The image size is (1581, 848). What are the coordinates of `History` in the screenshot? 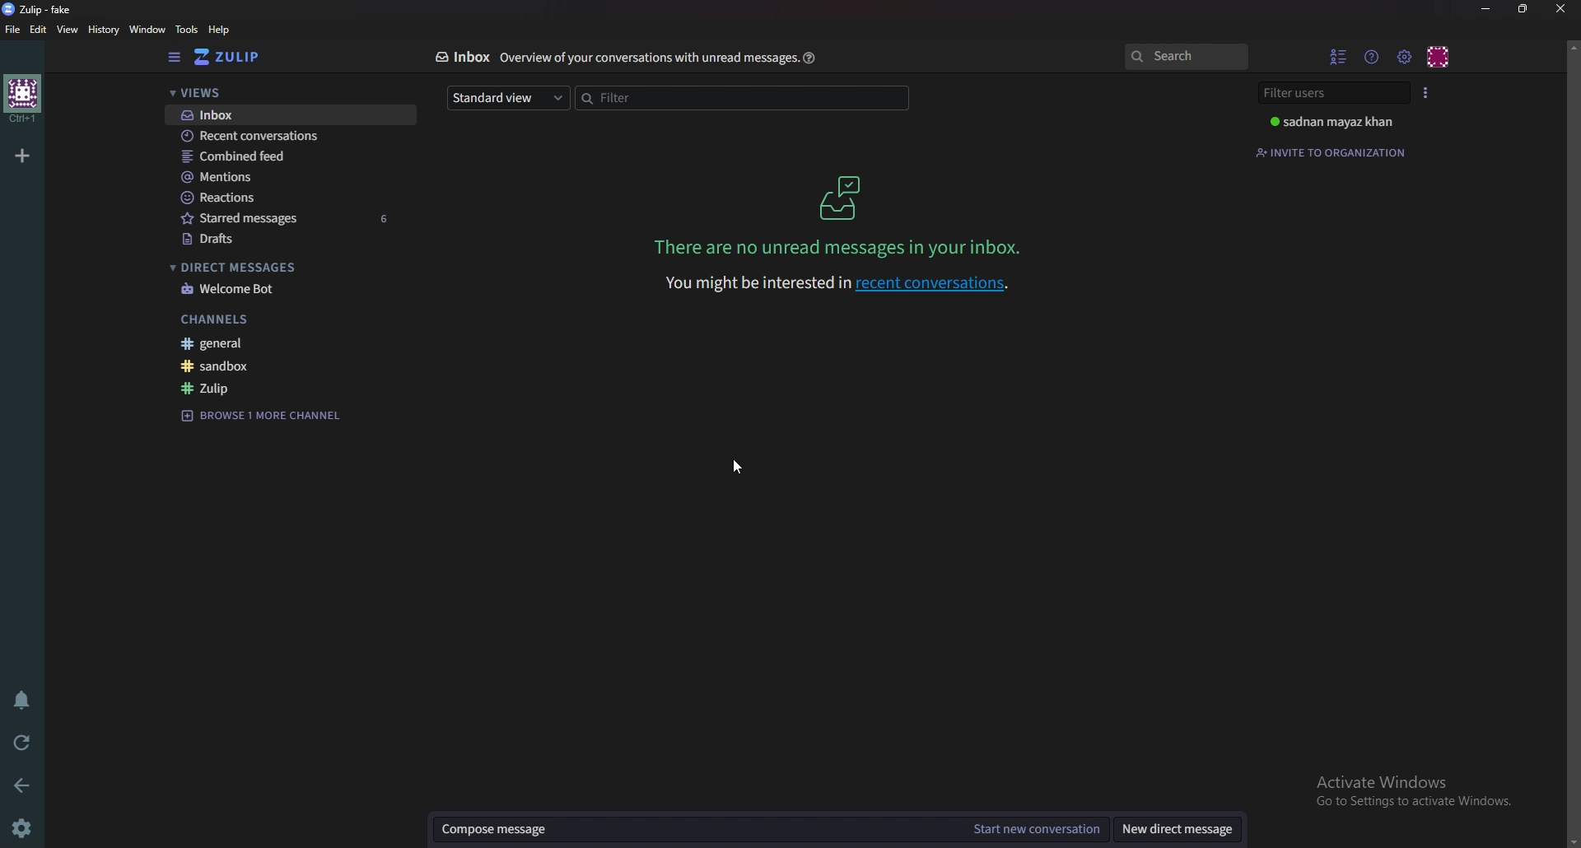 It's located at (103, 30).